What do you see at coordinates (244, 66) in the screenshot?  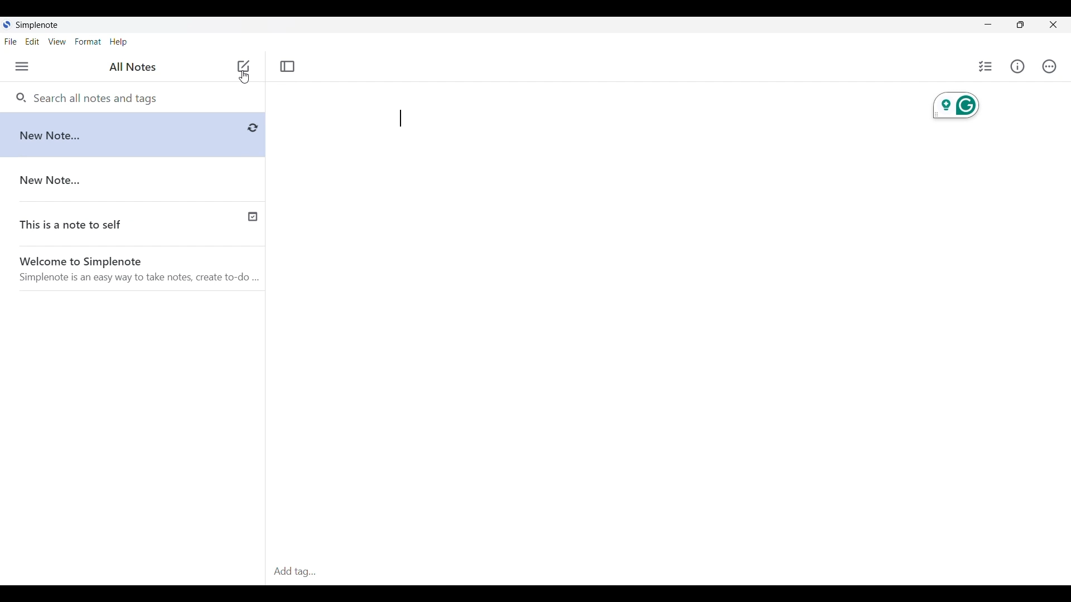 I see `Click to add note` at bounding box center [244, 66].